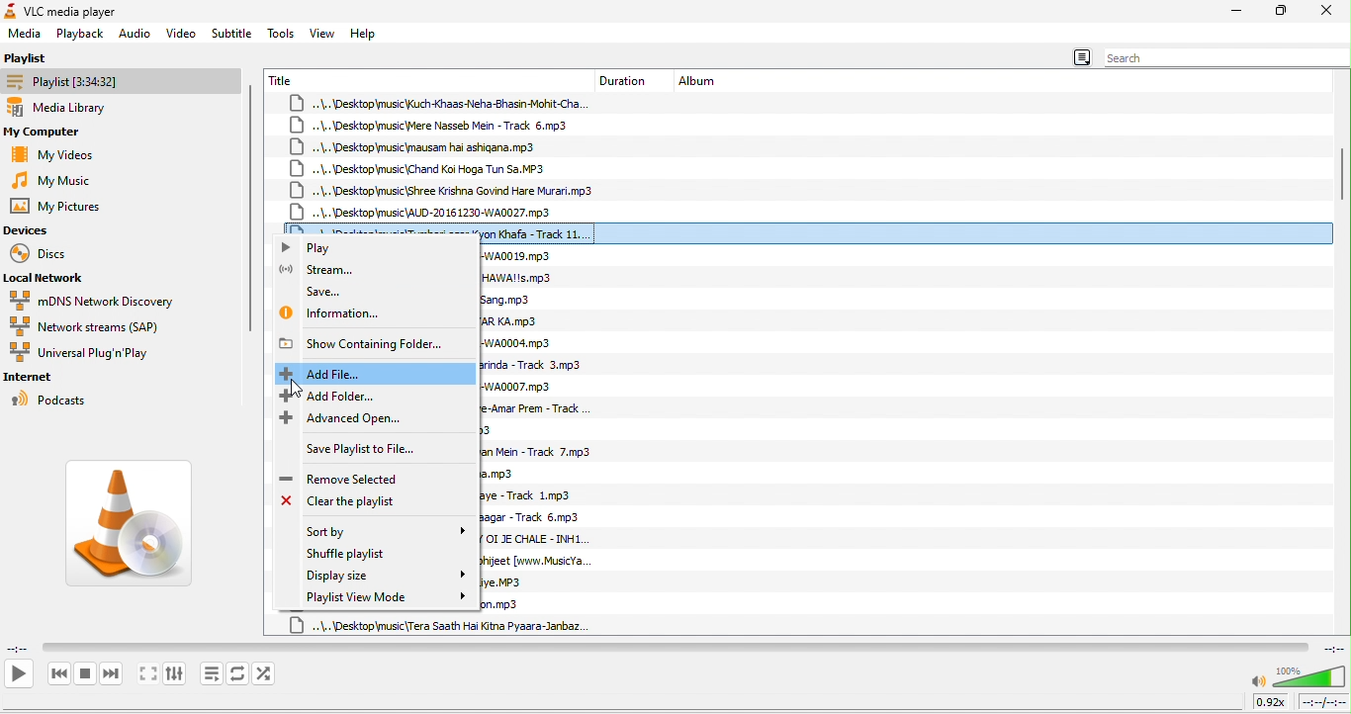 Image resolution: width=1351 pixels, height=714 pixels. What do you see at coordinates (72, 109) in the screenshot?
I see `media library` at bounding box center [72, 109].